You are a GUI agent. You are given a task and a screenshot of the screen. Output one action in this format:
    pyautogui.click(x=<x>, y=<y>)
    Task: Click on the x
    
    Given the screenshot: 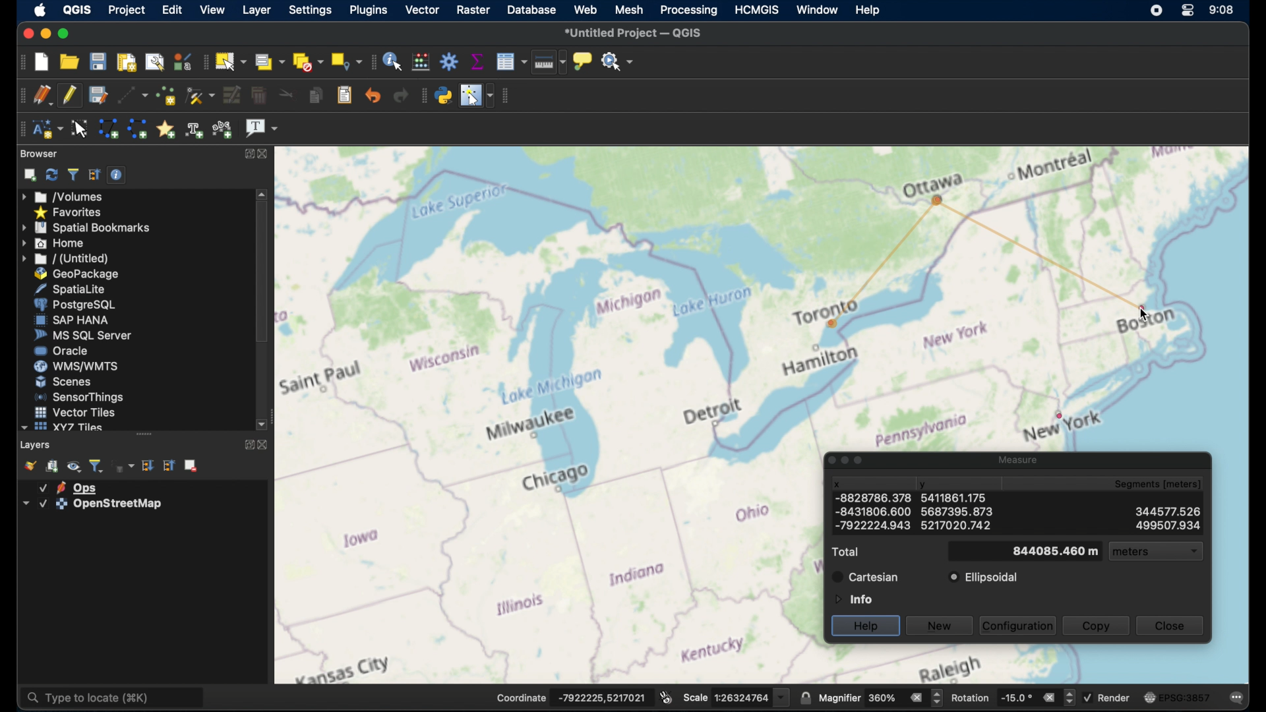 What is the action you would take?
    pyautogui.click(x=837, y=484)
    